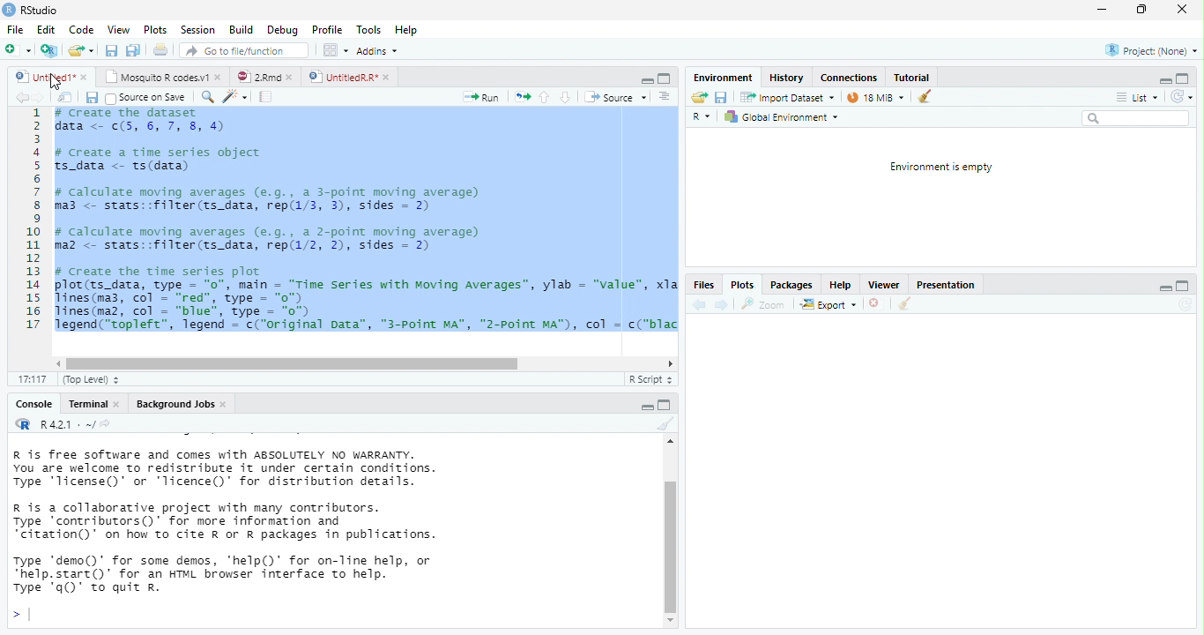 This screenshot has width=1204, height=635. What do you see at coordinates (792, 285) in the screenshot?
I see `Packages` at bounding box center [792, 285].